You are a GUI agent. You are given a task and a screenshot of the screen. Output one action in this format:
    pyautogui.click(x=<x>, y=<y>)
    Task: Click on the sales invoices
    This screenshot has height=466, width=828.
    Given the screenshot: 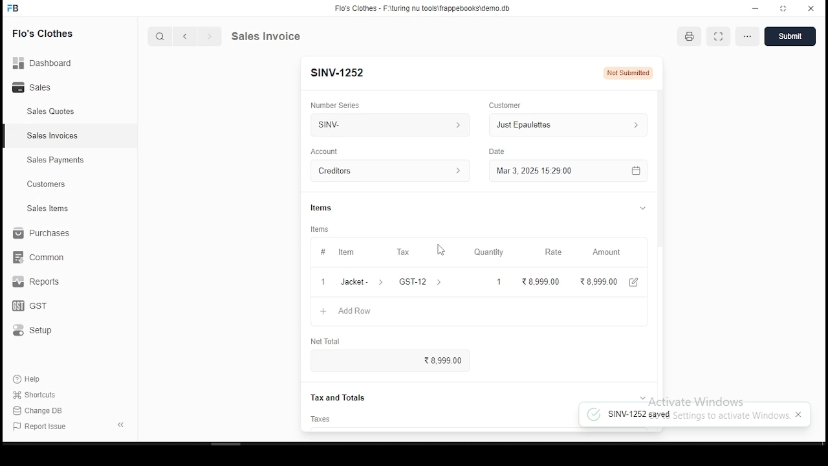 What is the action you would take?
    pyautogui.click(x=56, y=137)
    